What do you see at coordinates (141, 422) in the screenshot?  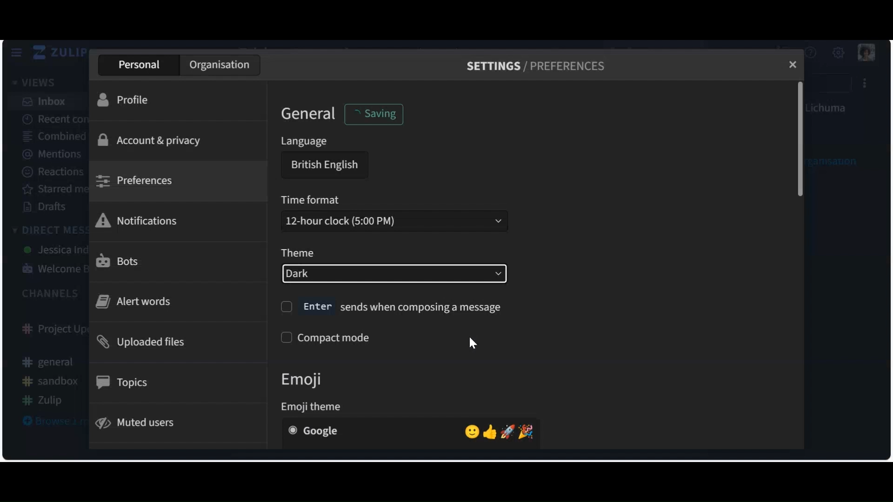 I see `Muted Users` at bounding box center [141, 422].